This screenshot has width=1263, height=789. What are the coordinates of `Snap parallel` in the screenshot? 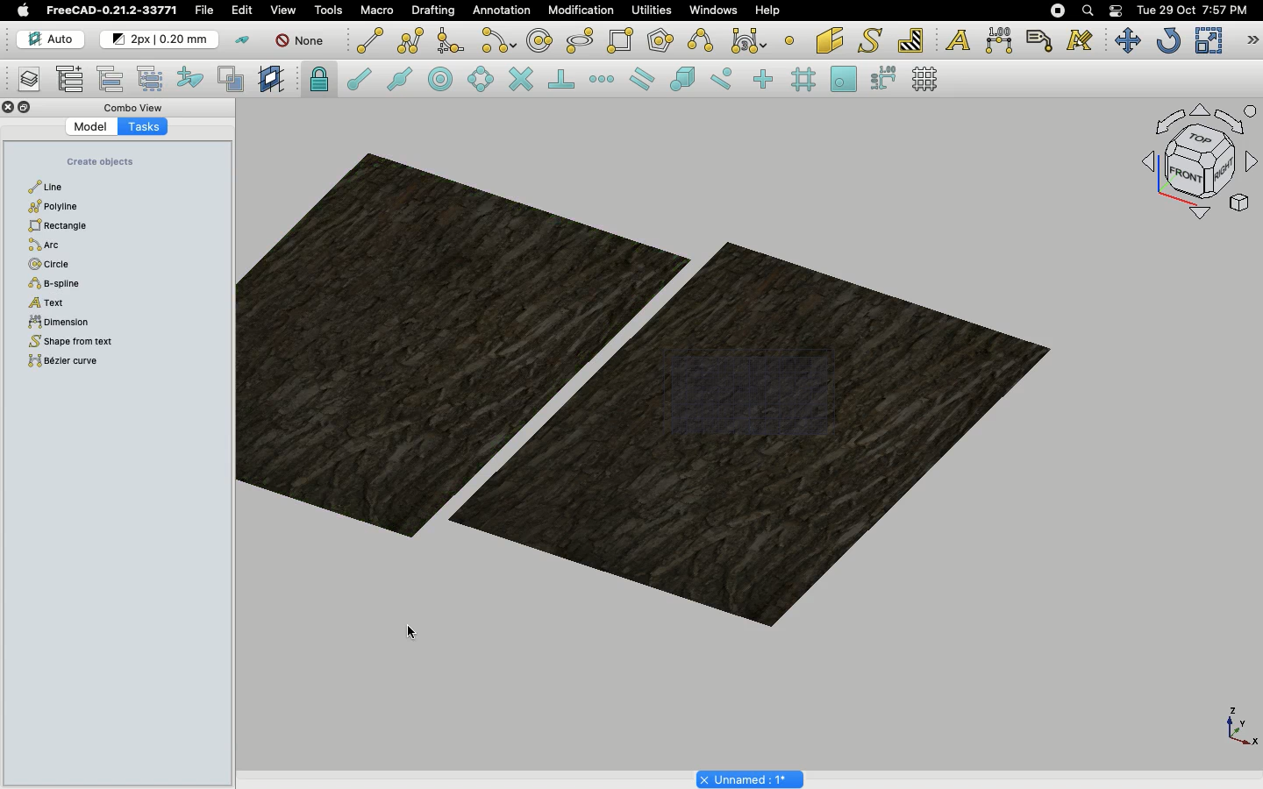 It's located at (642, 79).